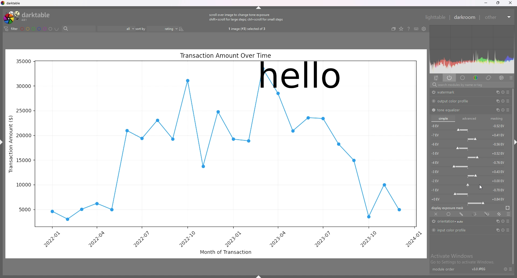 The height and width of the screenshot is (278, 517). I want to click on -7 EV force, so click(468, 136).